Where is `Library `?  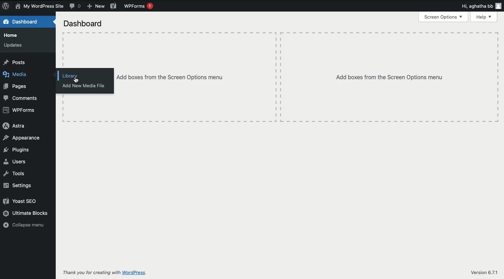 Library  is located at coordinates (70, 76).